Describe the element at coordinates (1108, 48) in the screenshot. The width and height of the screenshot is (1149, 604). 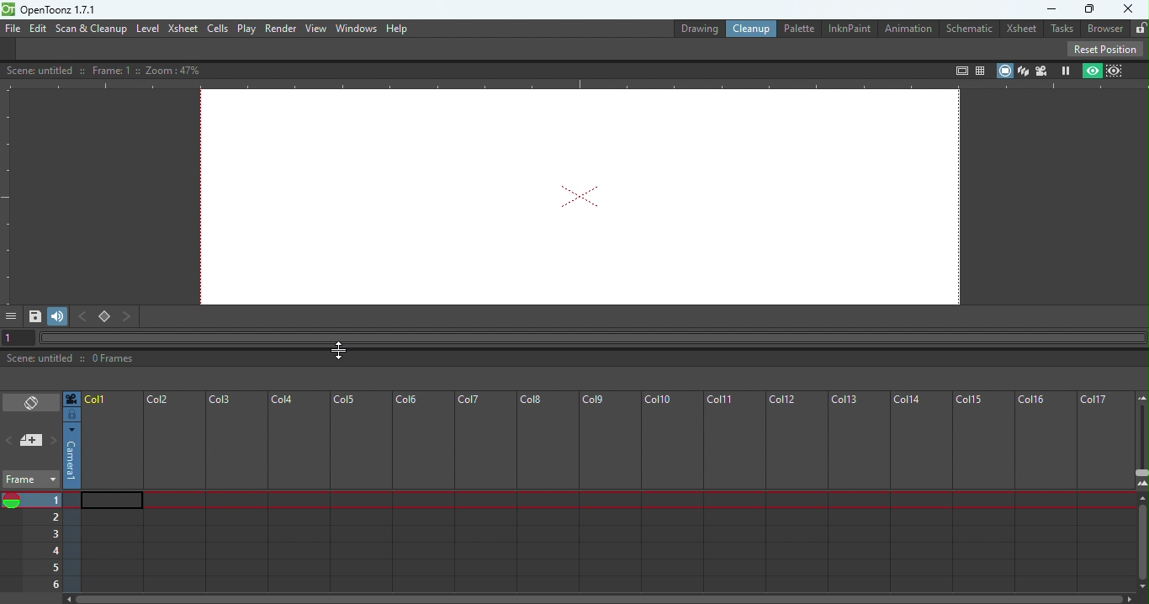
I see `Reset position` at that location.